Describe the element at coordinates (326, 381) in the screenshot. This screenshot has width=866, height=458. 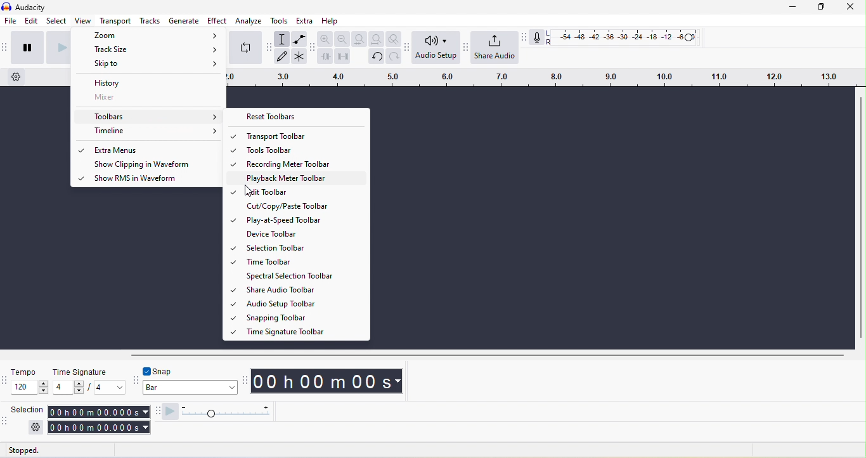
I see `timestamp` at that location.